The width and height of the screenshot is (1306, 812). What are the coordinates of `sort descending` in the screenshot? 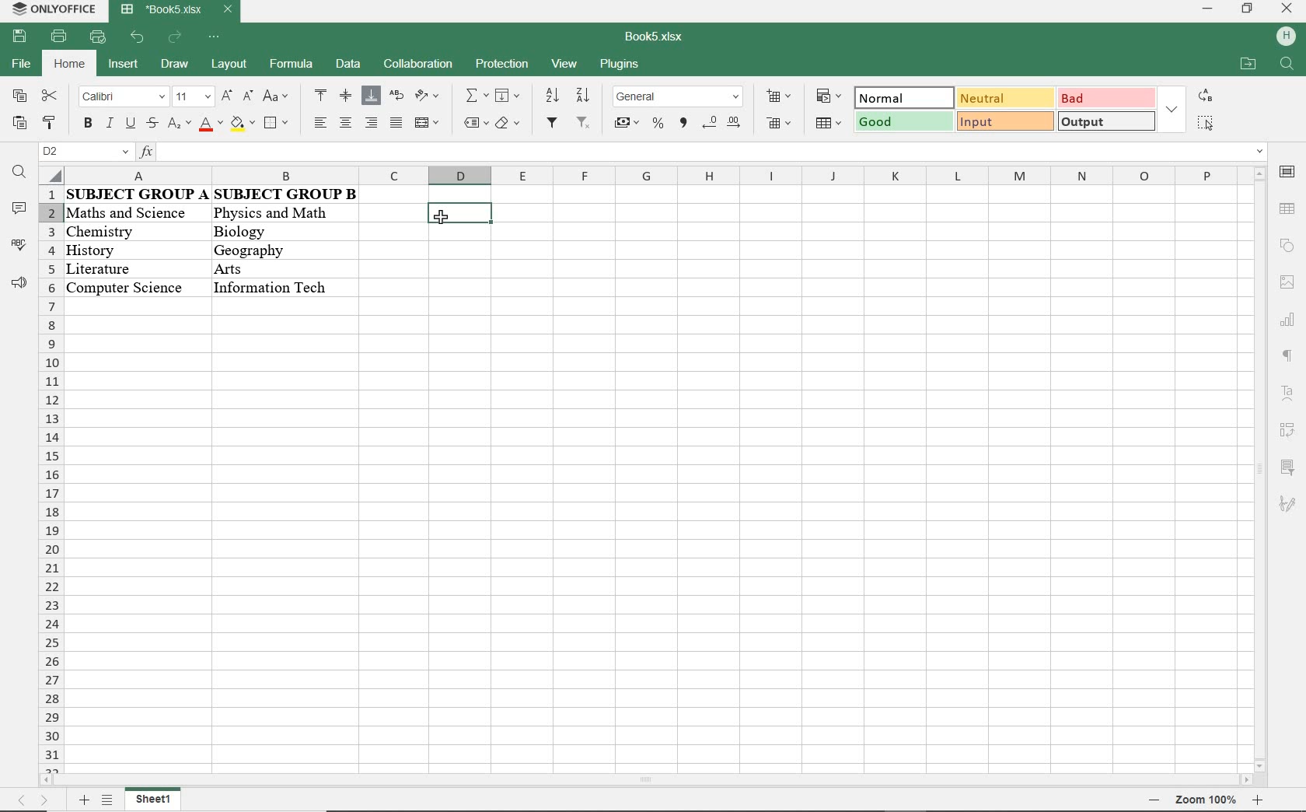 It's located at (583, 96).